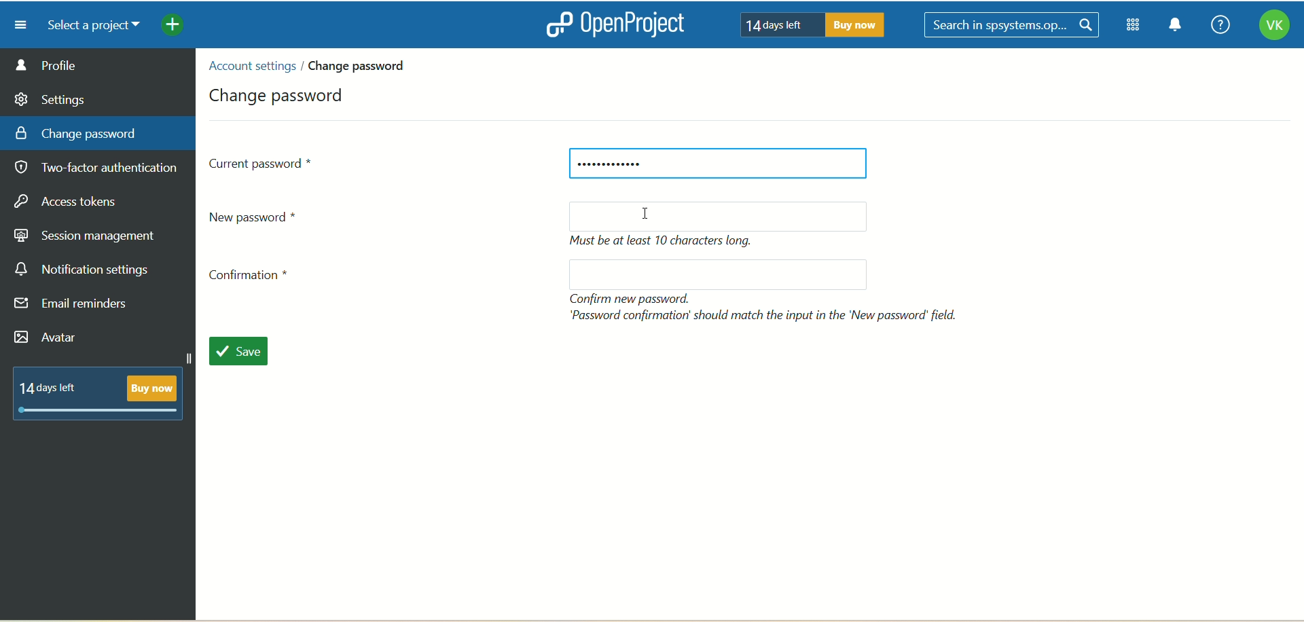  What do you see at coordinates (101, 169) in the screenshot?
I see `two factor authentication` at bounding box center [101, 169].